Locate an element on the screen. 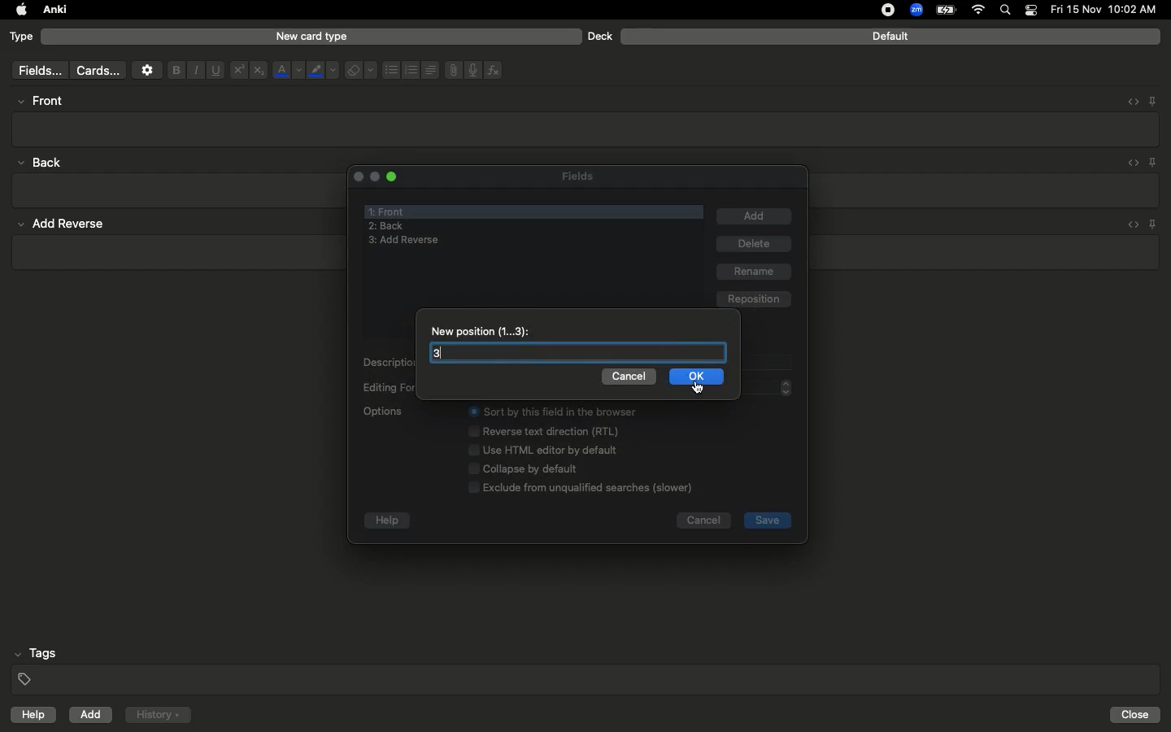 The height and width of the screenshot is (732, 1171). recording is located at coordinates (878, 10).